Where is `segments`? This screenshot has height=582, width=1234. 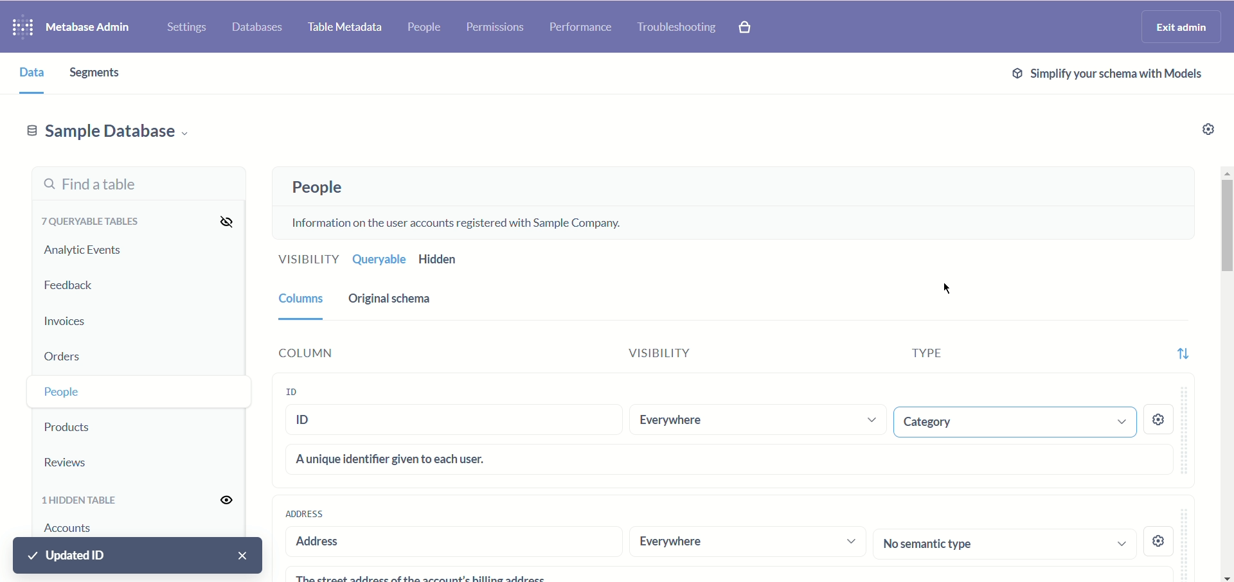
segments is located at coordinates (102, 73).